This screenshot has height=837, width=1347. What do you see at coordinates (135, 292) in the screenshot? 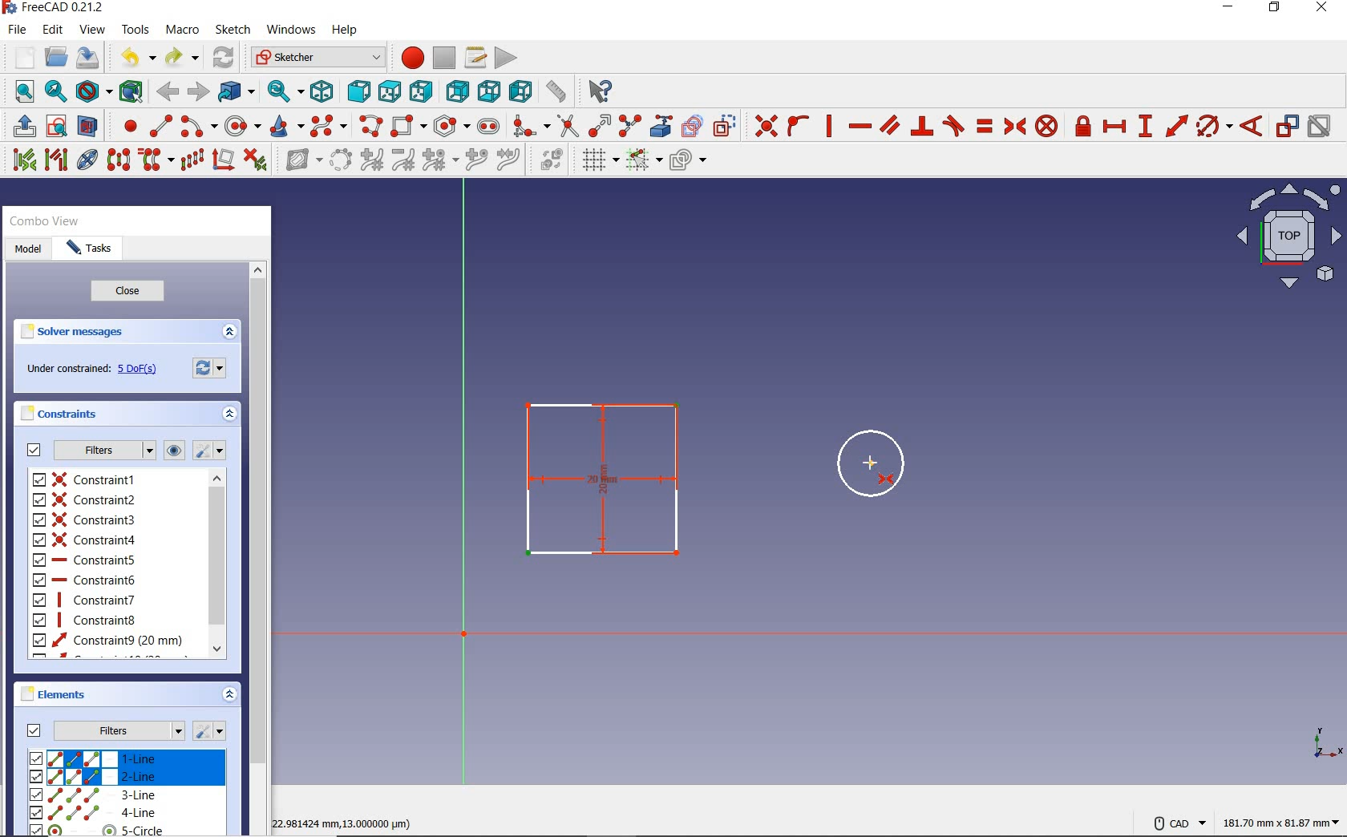
I see `close` at bounding box center [135, 292].